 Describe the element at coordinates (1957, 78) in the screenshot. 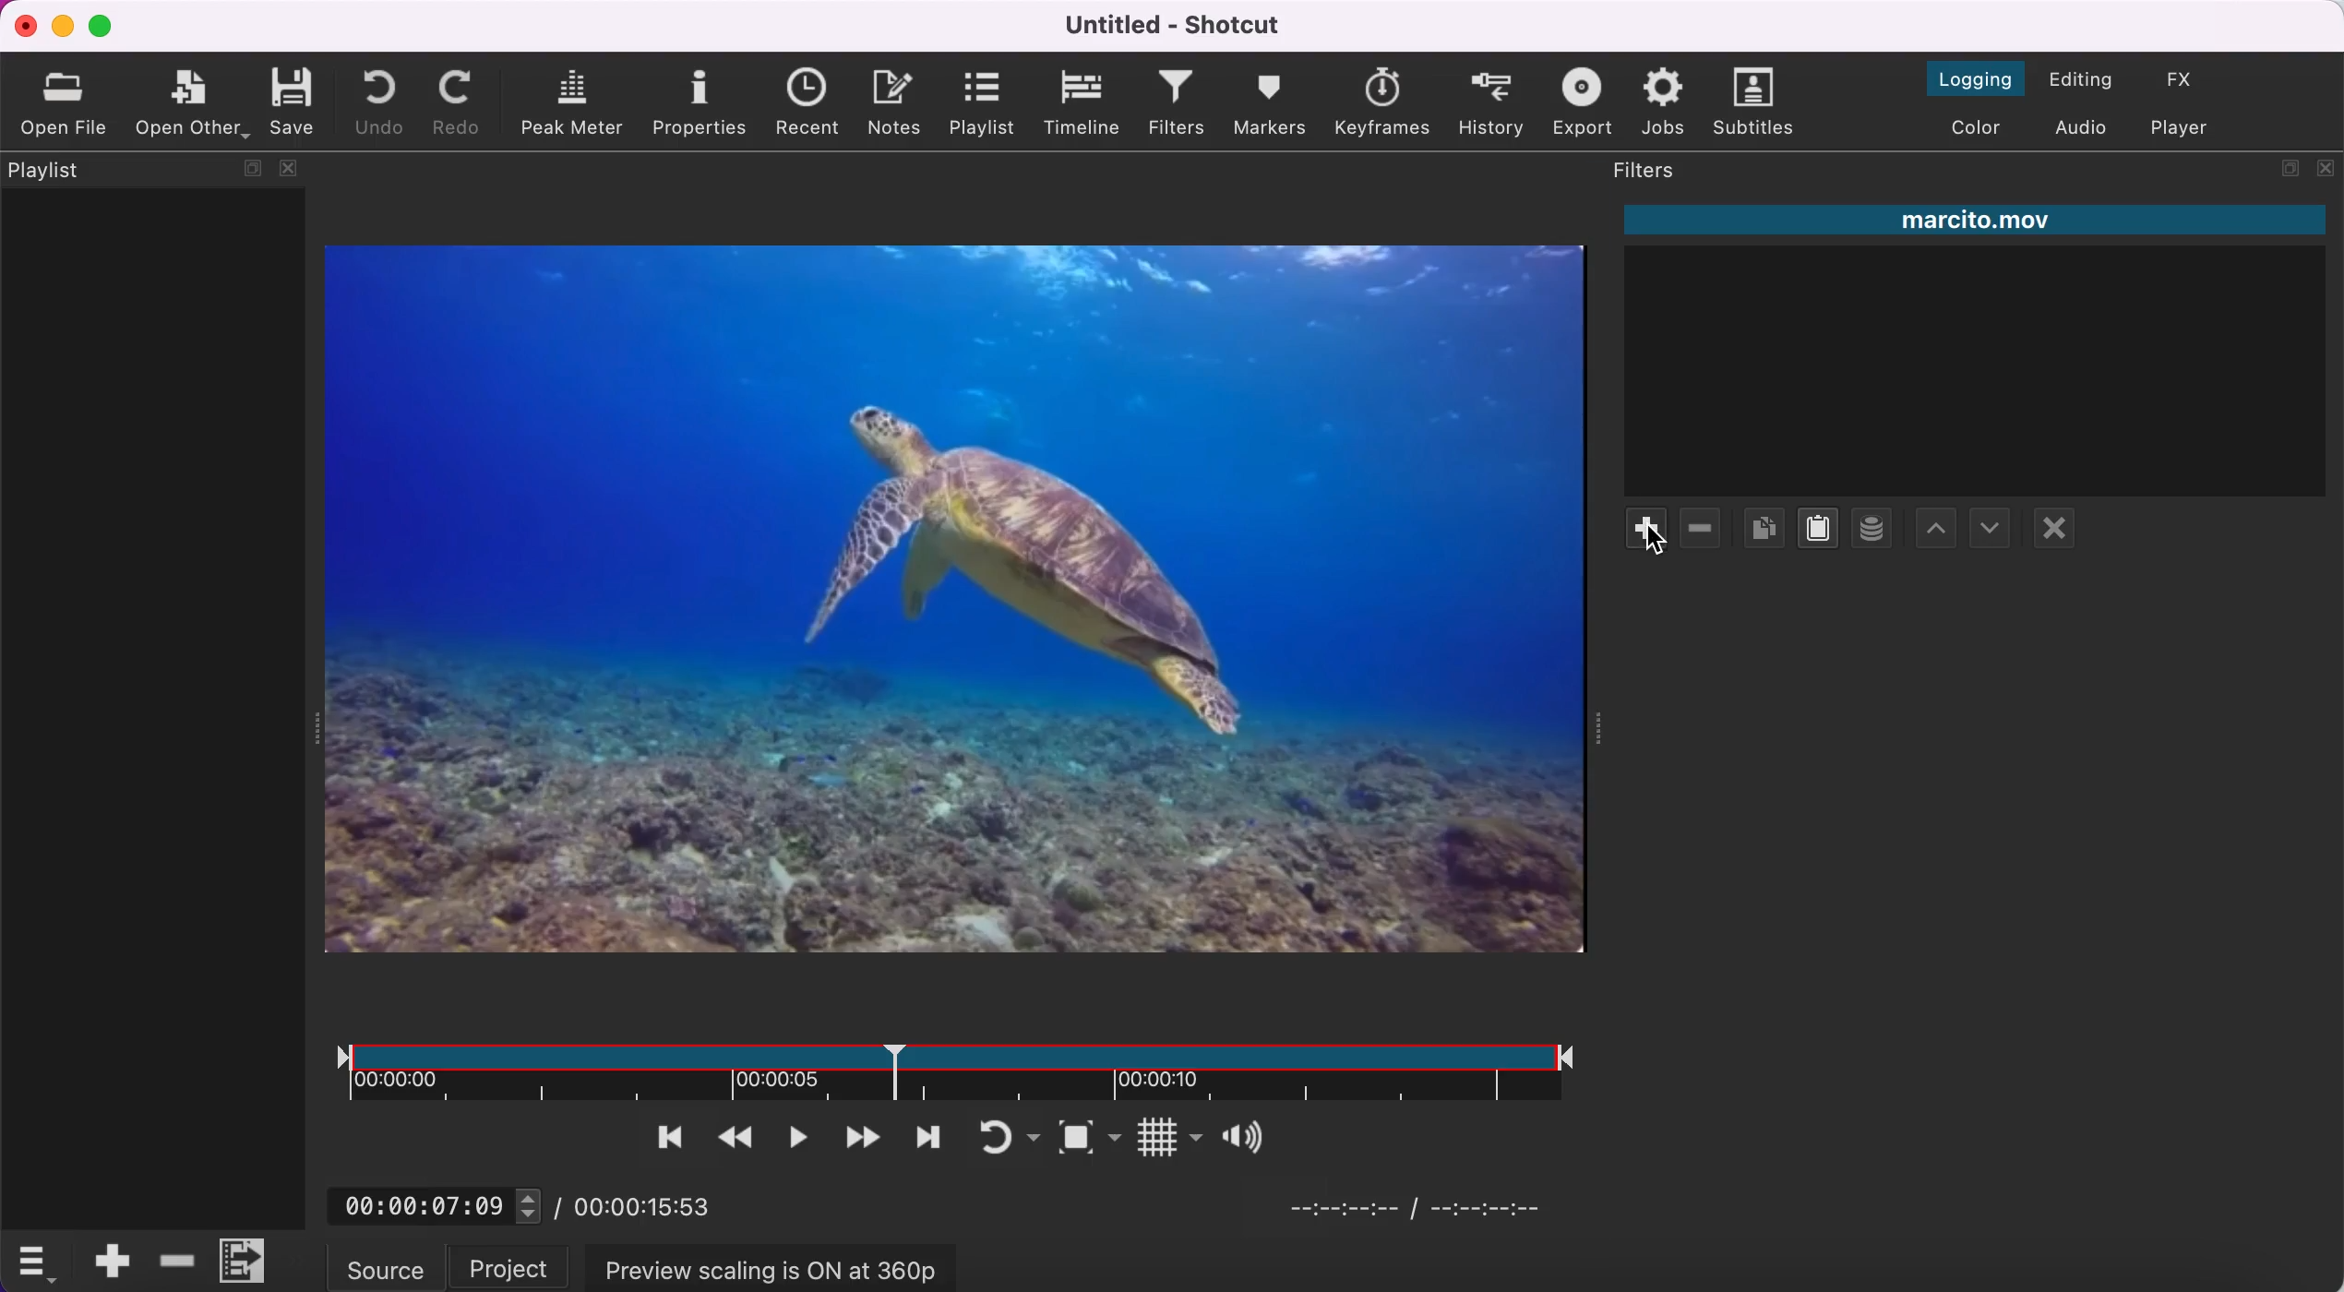

I see `switch to the logging layout` at that location.